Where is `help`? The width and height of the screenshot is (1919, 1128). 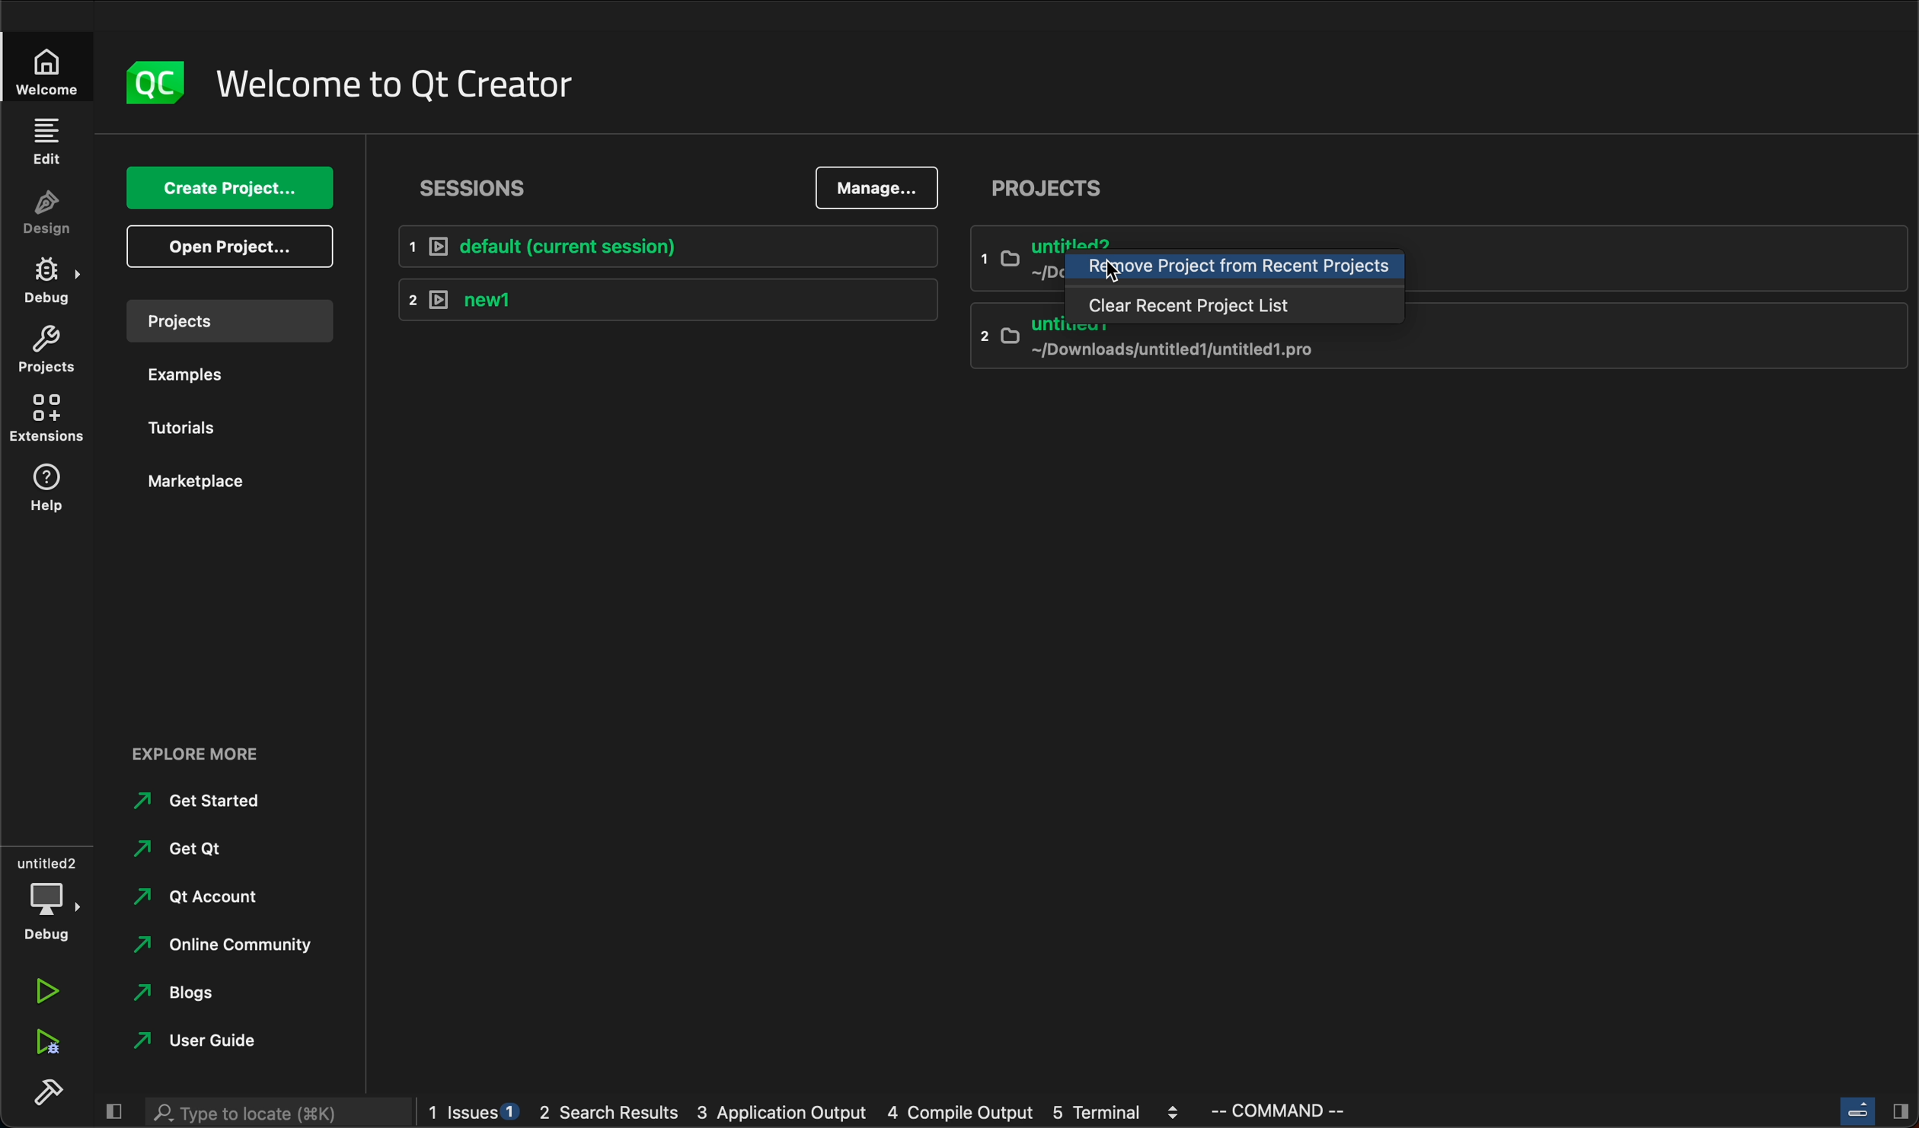 help is located at coordinates (49, 494).